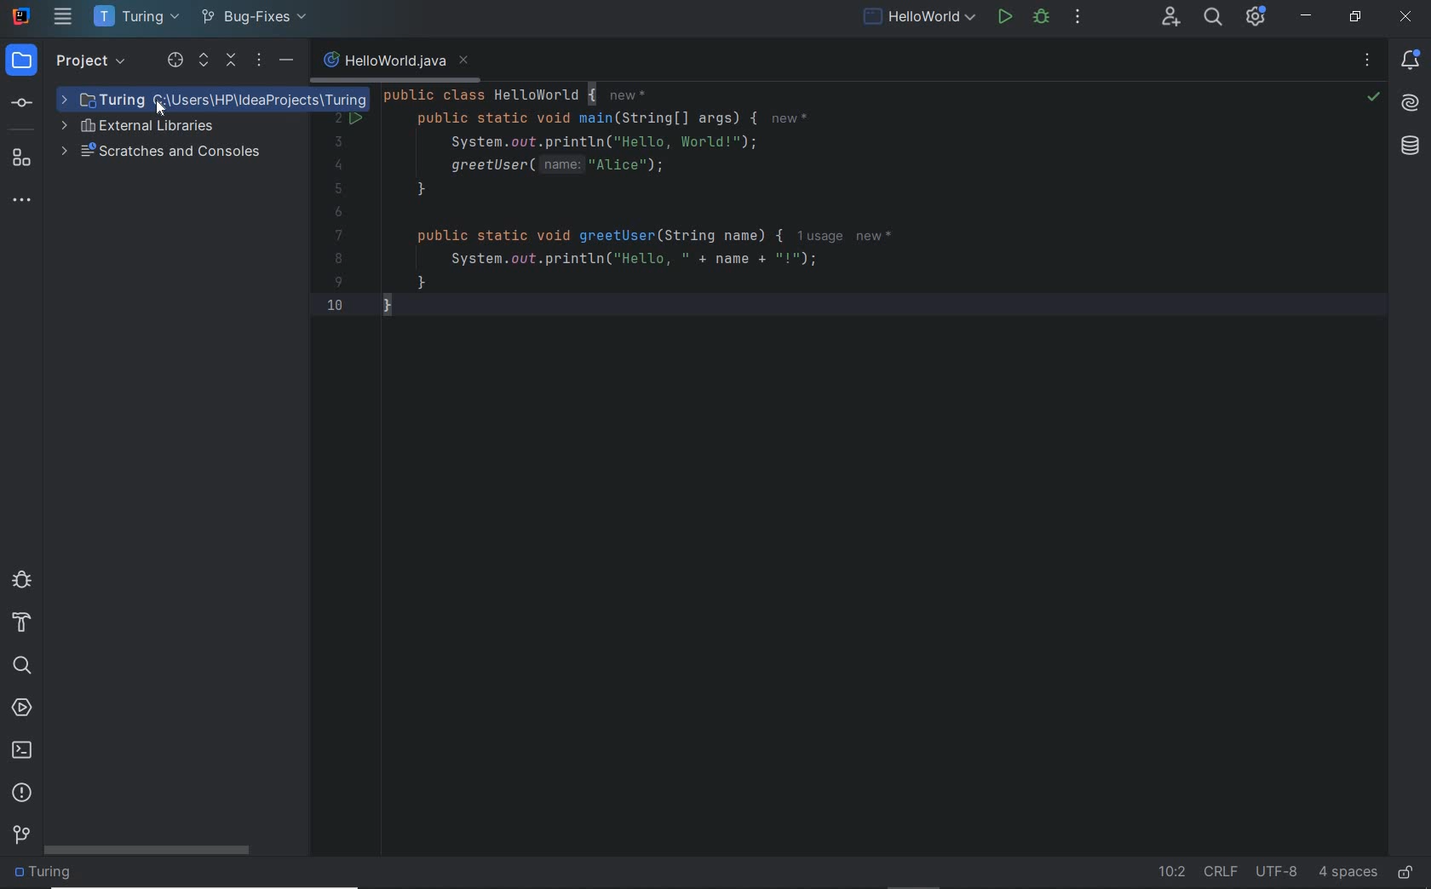 The image size is (1431, 889). Describe the element at coordinates (164, 152) in the screenshot. I see `scratches and consoles` at that location.